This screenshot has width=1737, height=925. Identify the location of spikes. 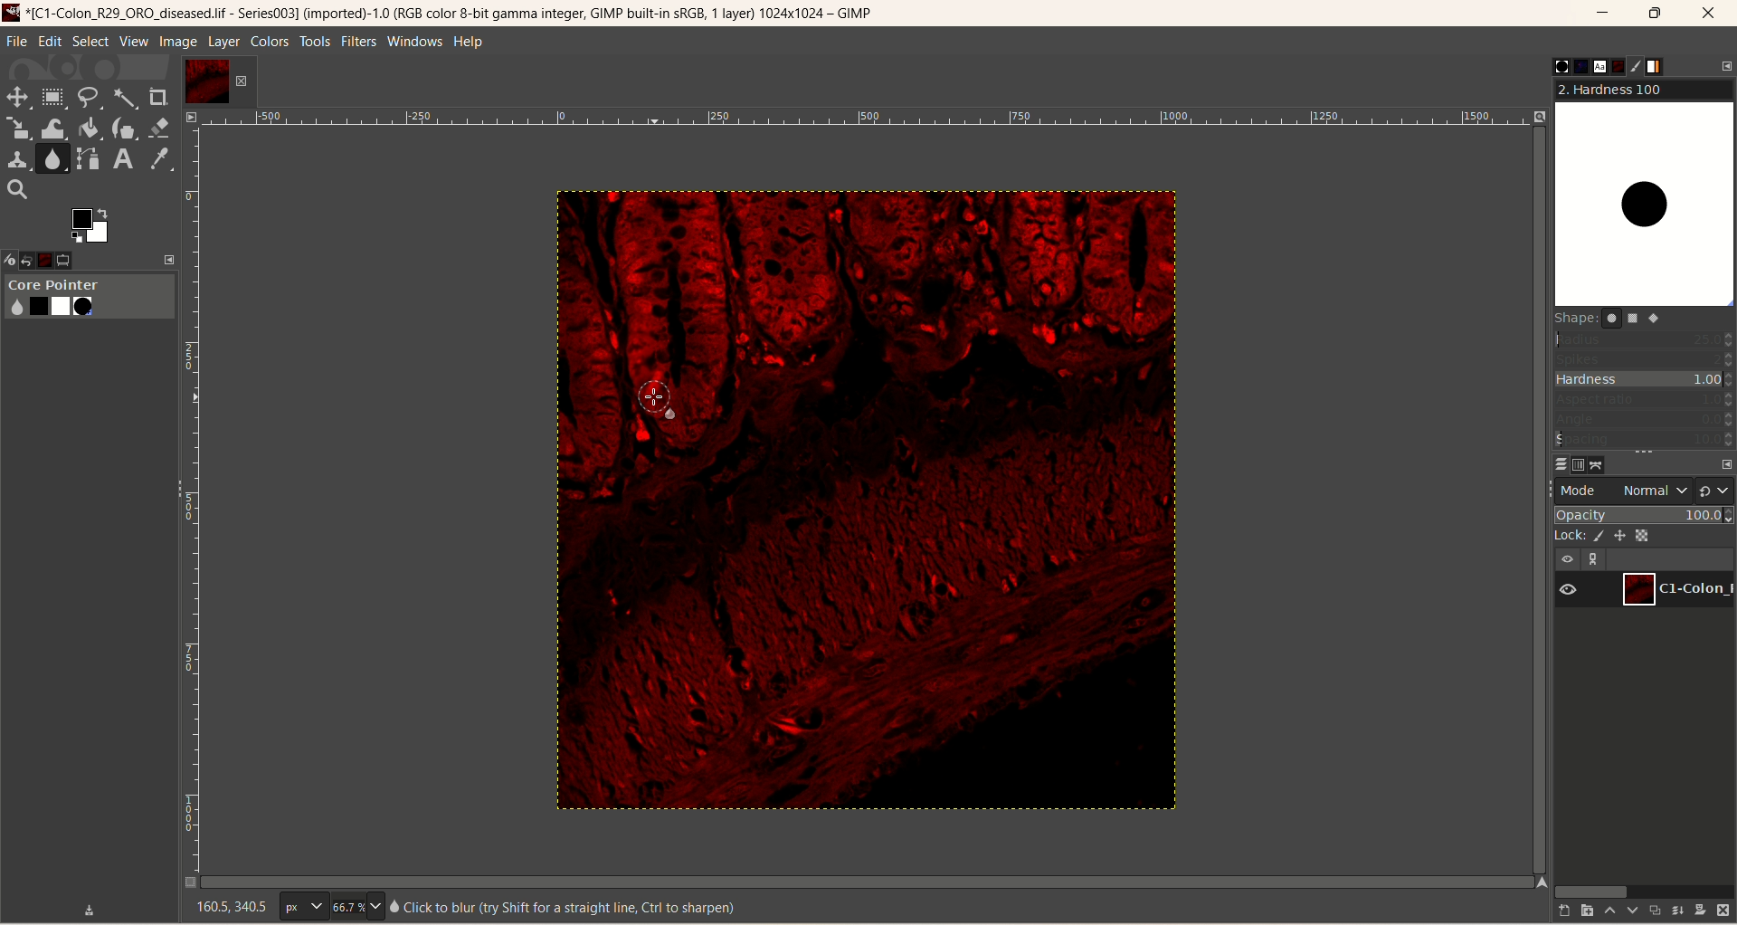
(1645, 358).